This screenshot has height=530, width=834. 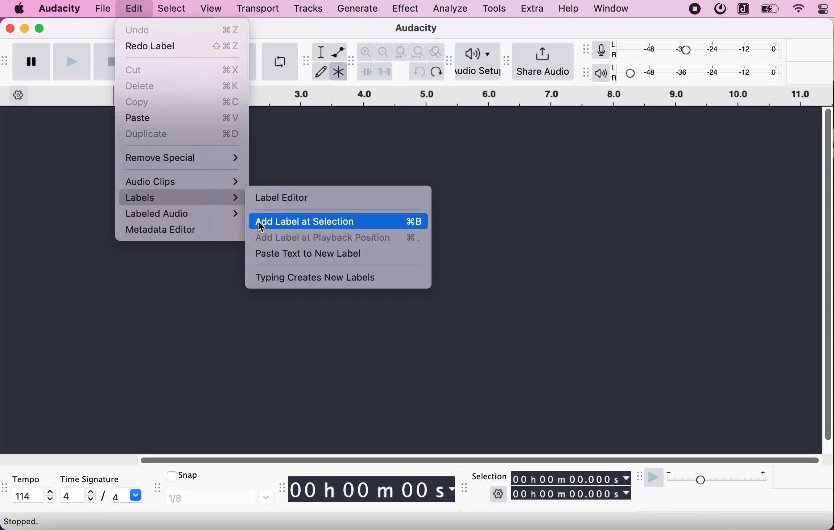 I want to click on 1/8, so click(x=219, y=498).